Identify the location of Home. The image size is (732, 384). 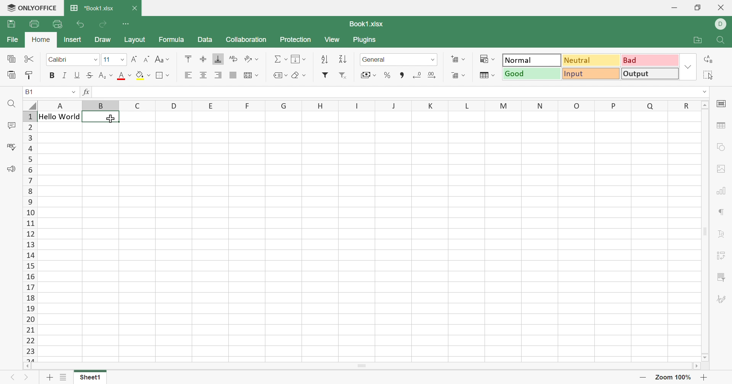
(42, 40).